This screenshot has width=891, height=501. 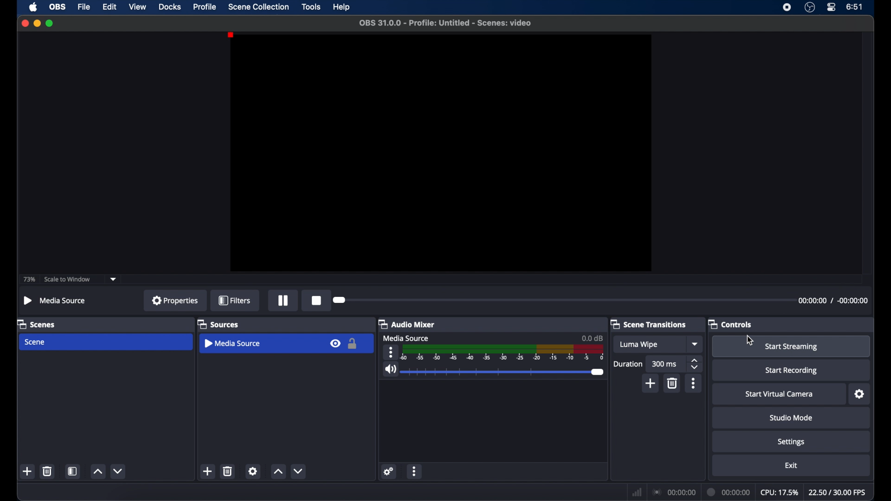 I want to click on increment, so click(x=278, y=472).